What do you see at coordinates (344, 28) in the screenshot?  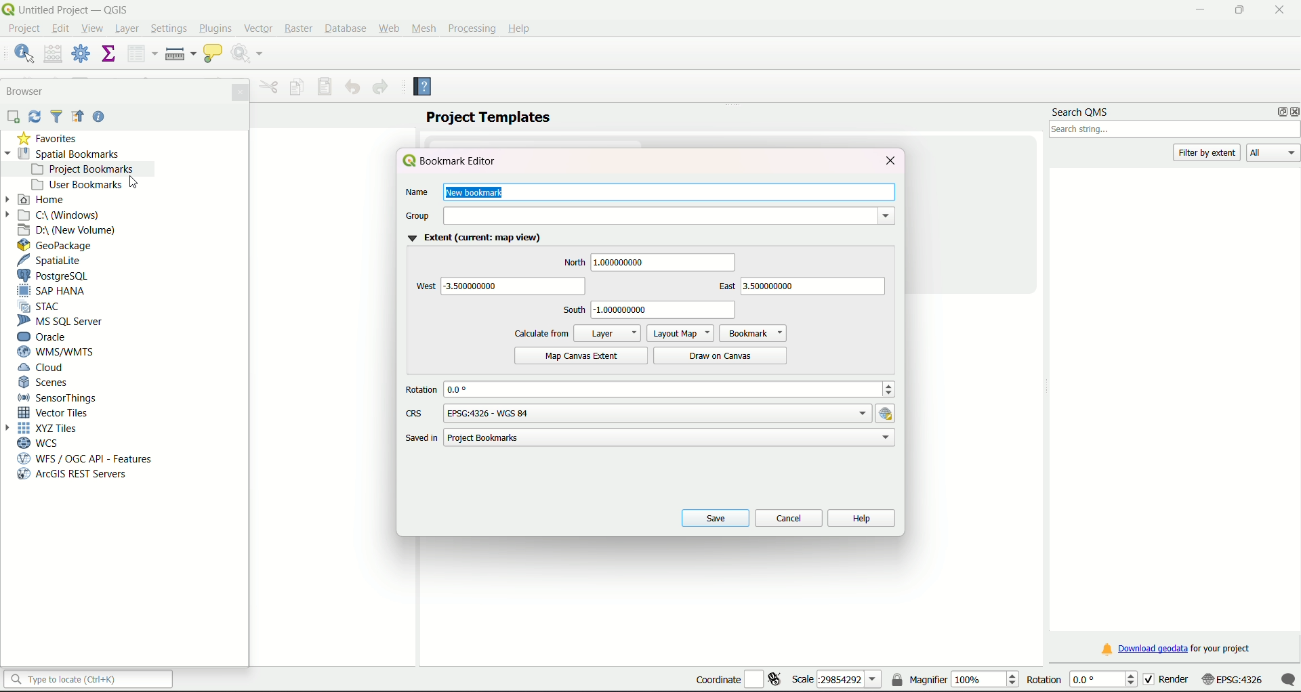 I see `Database` at bounding box center [344, 28].